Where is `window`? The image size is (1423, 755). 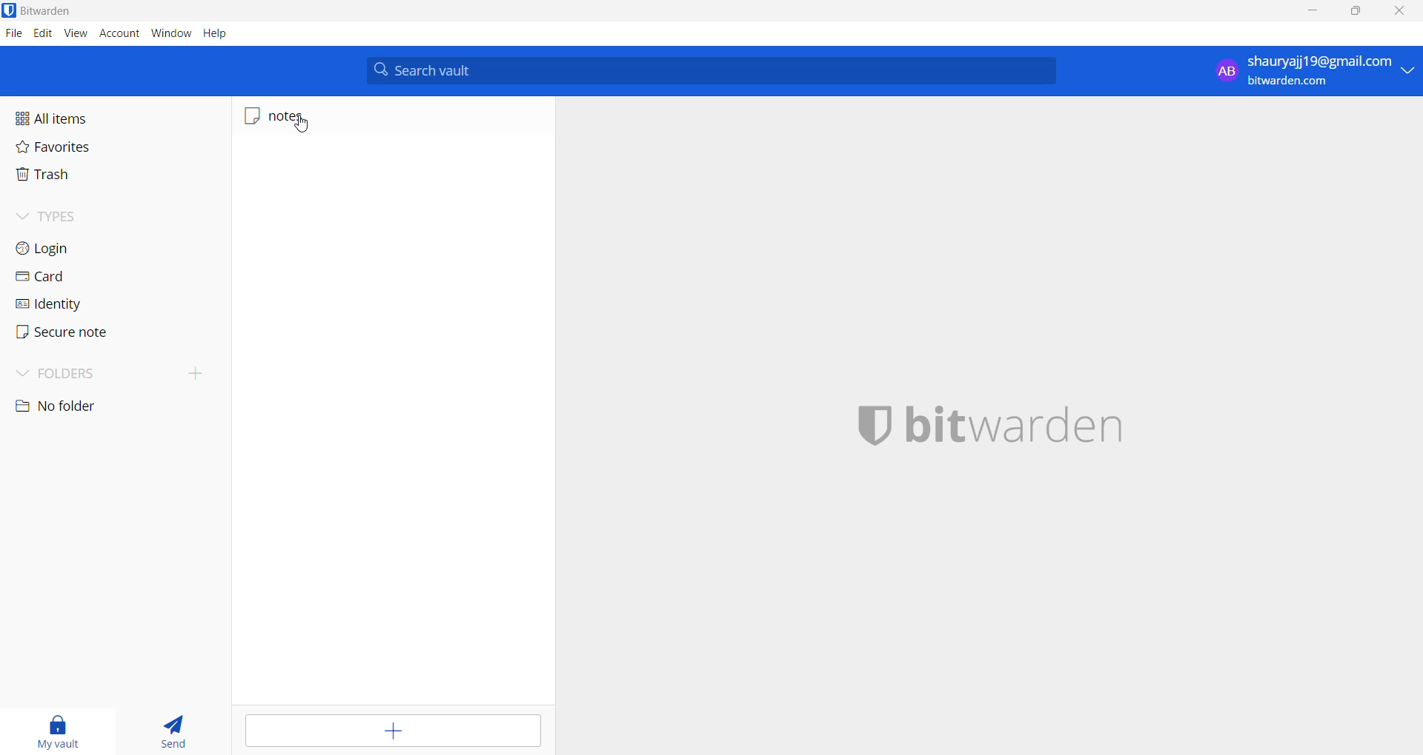 window is located at coordinates (168, 35).